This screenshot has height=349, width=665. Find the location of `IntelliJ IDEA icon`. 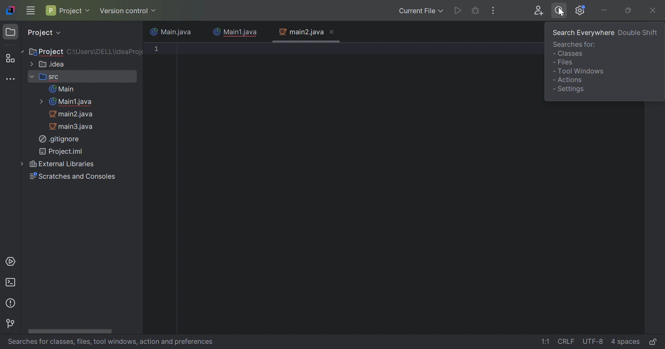

IntelliJ IDEA icon is located at coordinates (12, 10).